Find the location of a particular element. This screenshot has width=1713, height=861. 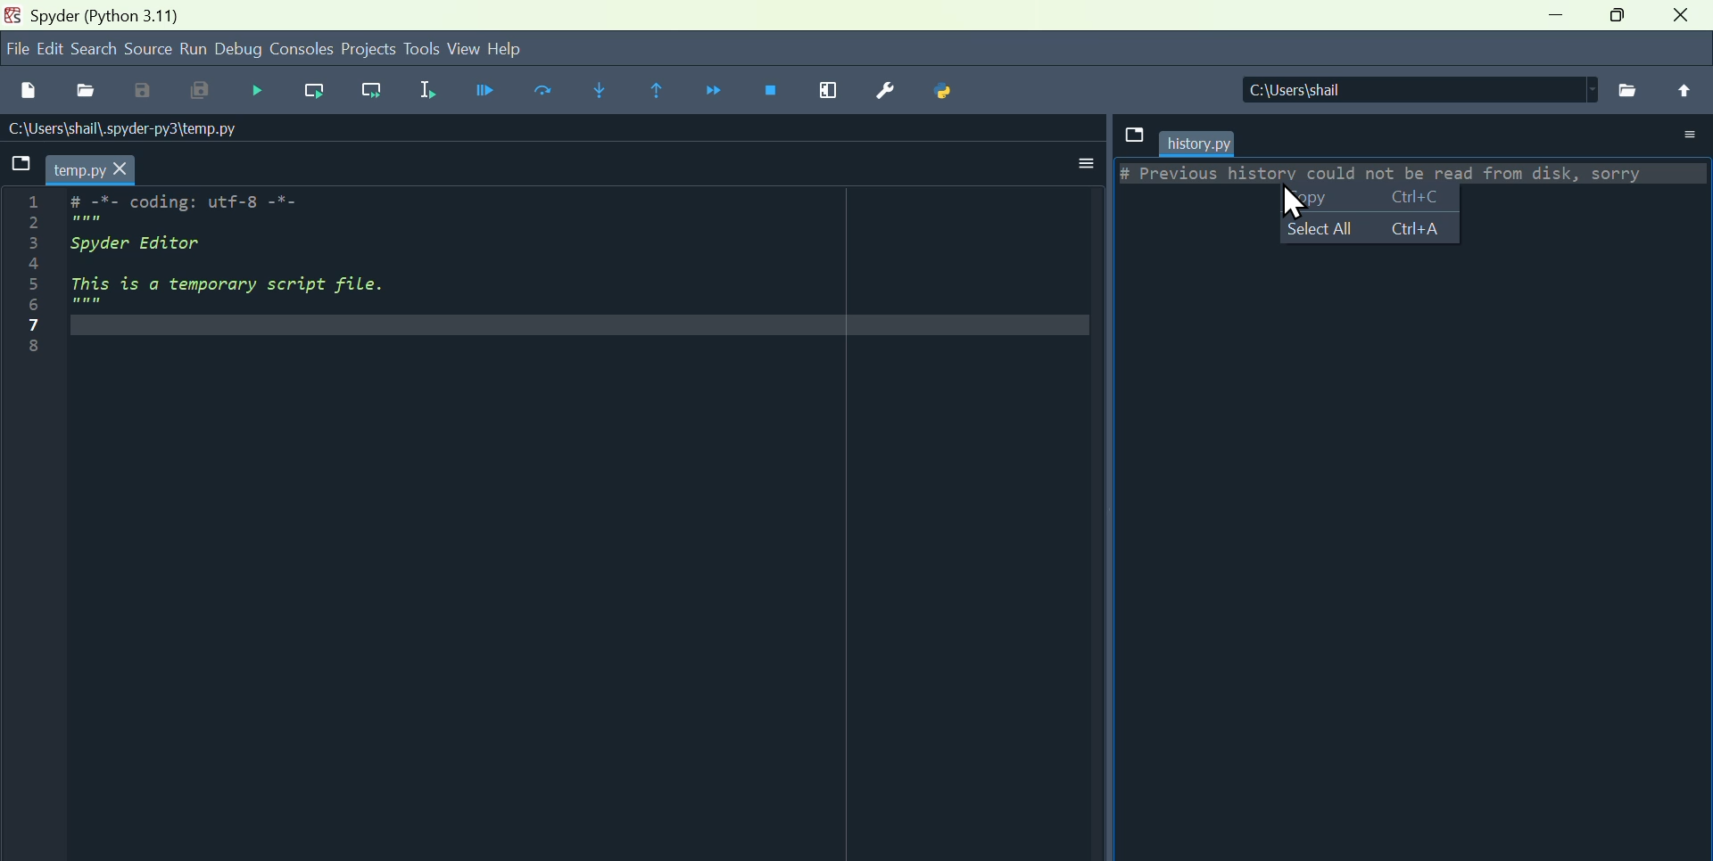

Select All is located at coordinates (1369, 227).